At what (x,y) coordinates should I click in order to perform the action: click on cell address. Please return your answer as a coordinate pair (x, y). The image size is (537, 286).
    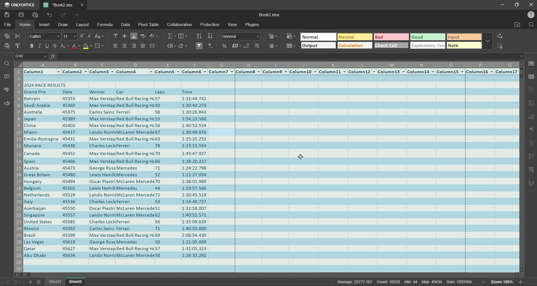
    Looking at the image, I should click on (31, 57).